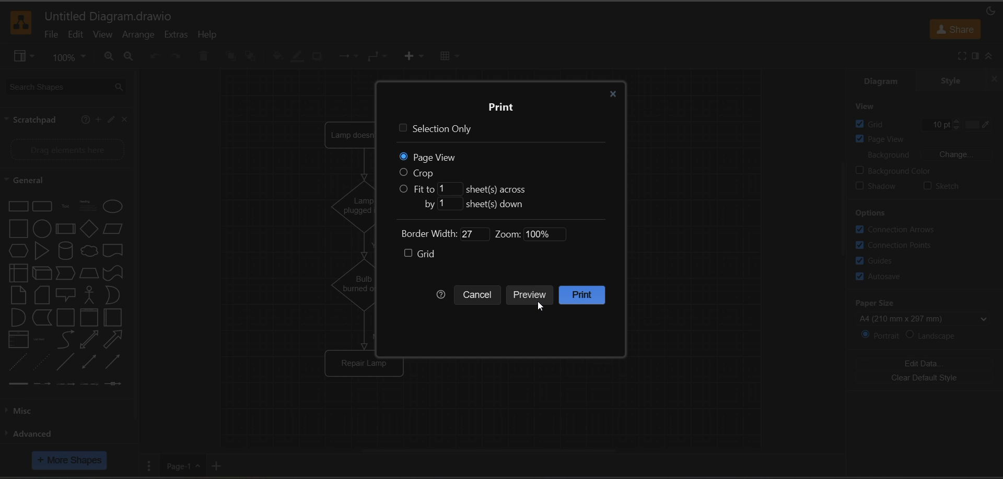 This screenshot has width=1003, height=479. Describe the element at coordinates (926, 361) in the screenshot. I see `edit data` at that location.